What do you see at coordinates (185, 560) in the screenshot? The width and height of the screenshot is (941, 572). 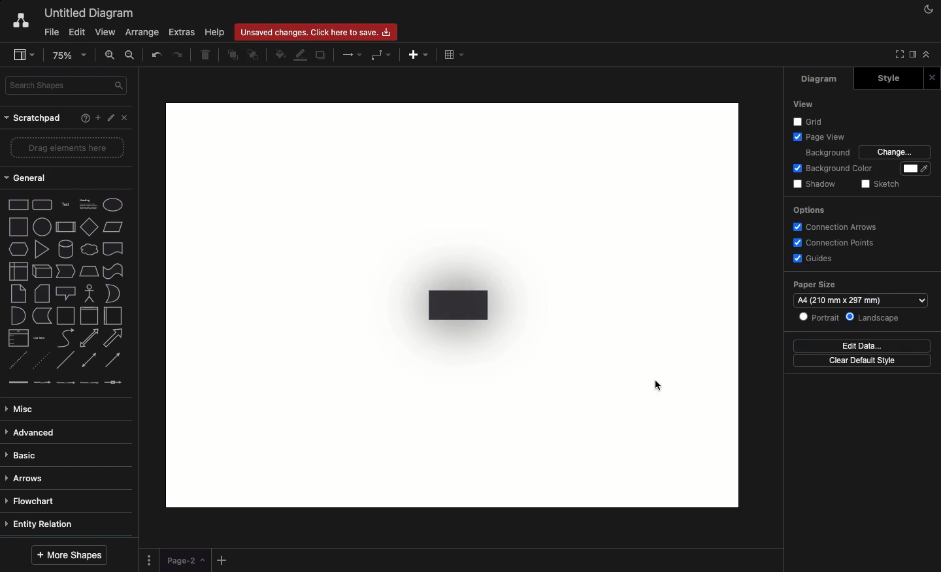 I see `Page` at bounding box center [185, 560].